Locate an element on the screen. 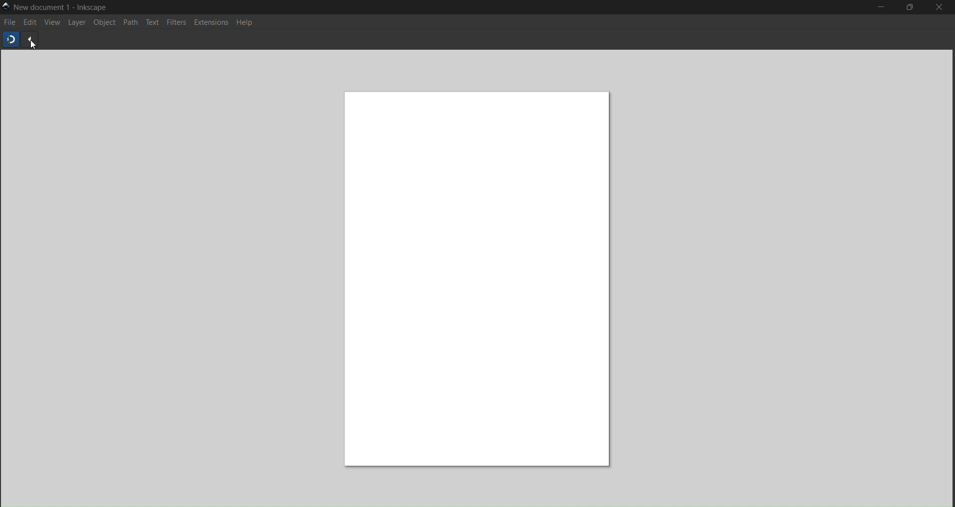 This screenshot has width=955, height=507. Snapping is located at coordinates (11, 39).